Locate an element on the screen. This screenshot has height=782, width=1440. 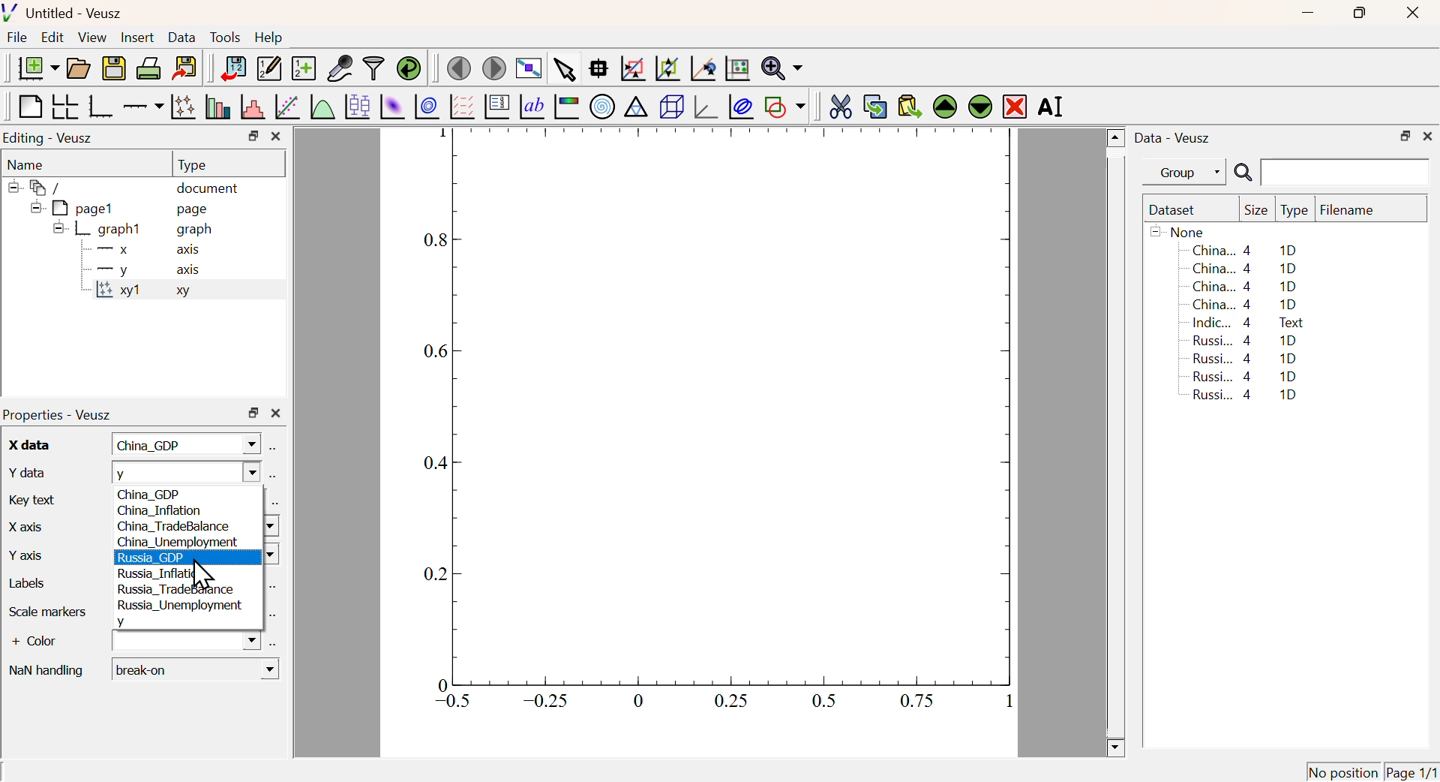
Ternary Graph is located at coordinates (635, 106).